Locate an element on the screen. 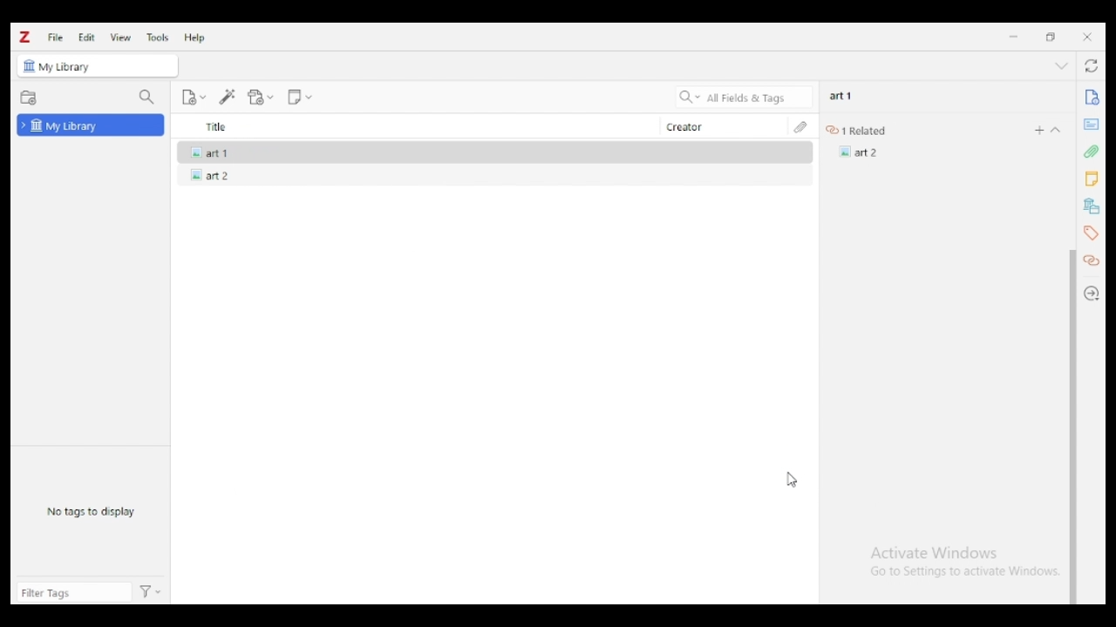 The width and height of the screenshot is (1116, 627). filter collection is located at coordinates (148, 98).